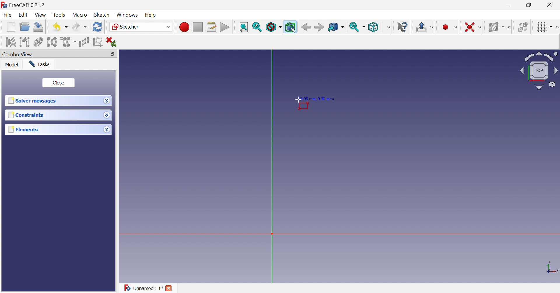  What do you see at coordinates (24, 129) in the screenshot?
I see `Elements` at bounding box center [24, 129].